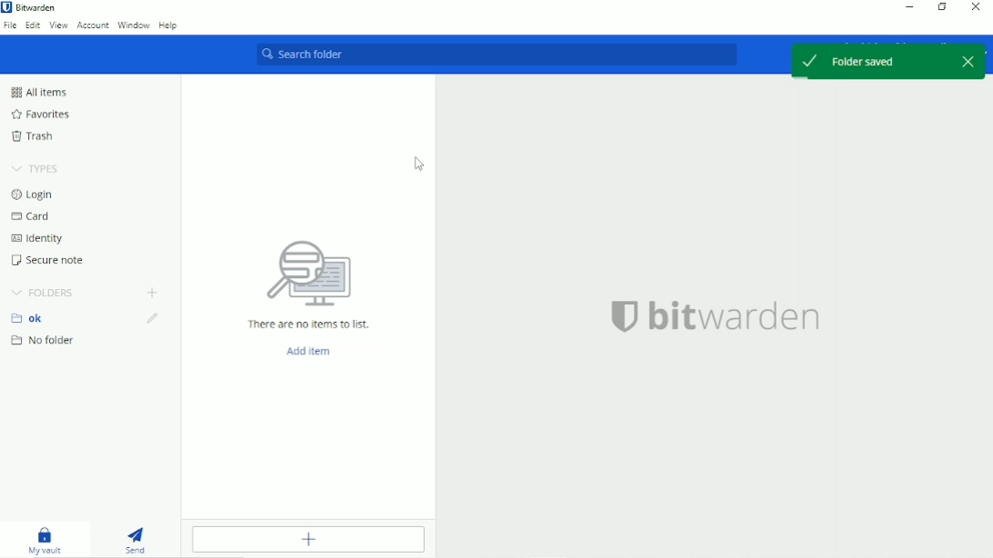 The height and width of the screenshot is (558, 993). I want to click on bitwarden logo, so click(617, 314).